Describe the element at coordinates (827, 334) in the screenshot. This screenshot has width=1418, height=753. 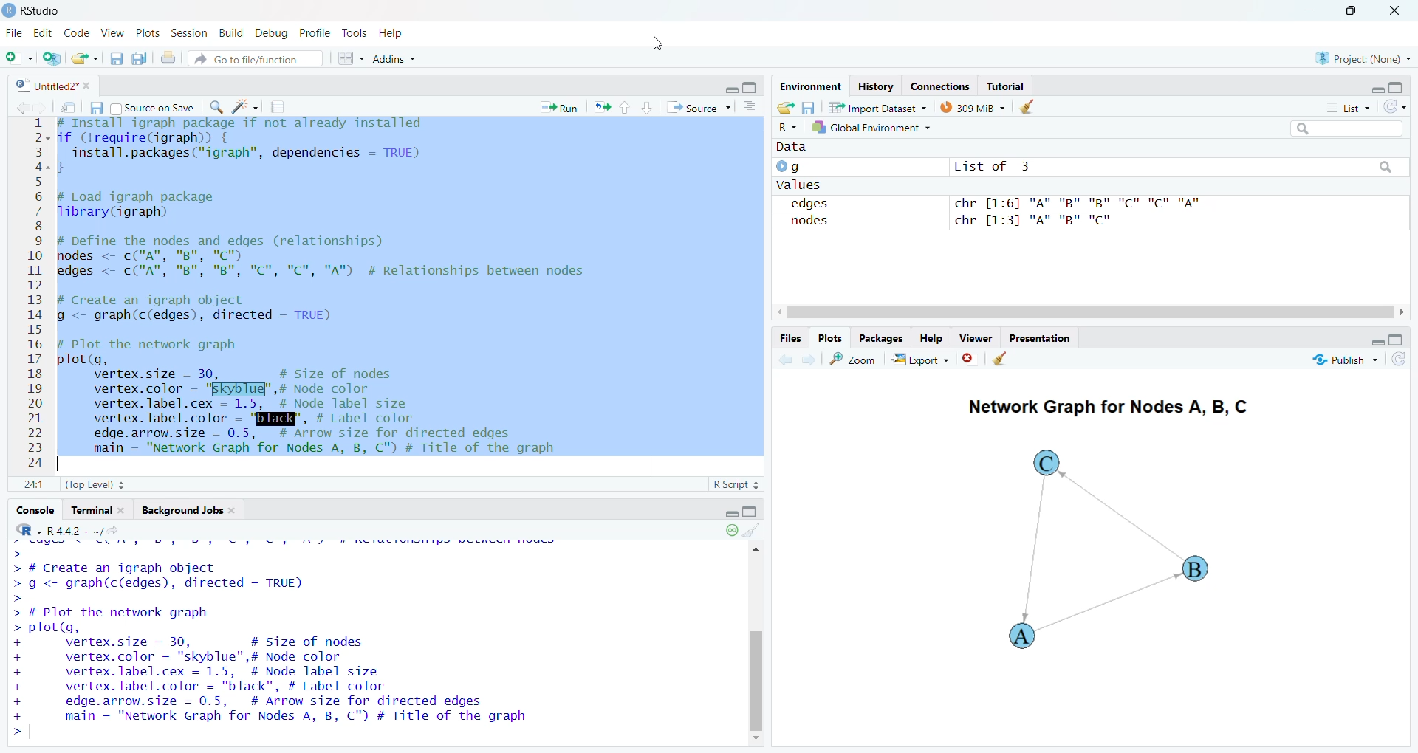
I see `Plots` at that location.